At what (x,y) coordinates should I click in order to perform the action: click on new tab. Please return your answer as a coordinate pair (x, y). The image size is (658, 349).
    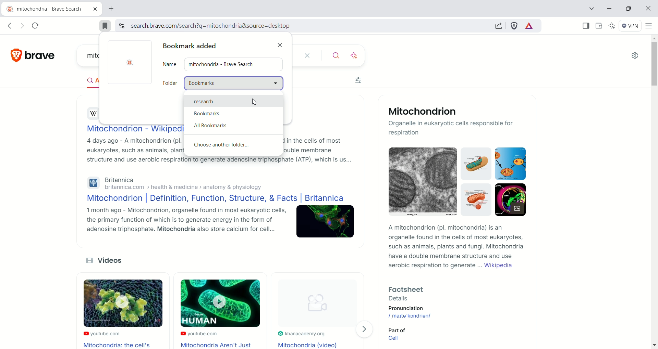
    Looking at the image, I should click on (112, 10).